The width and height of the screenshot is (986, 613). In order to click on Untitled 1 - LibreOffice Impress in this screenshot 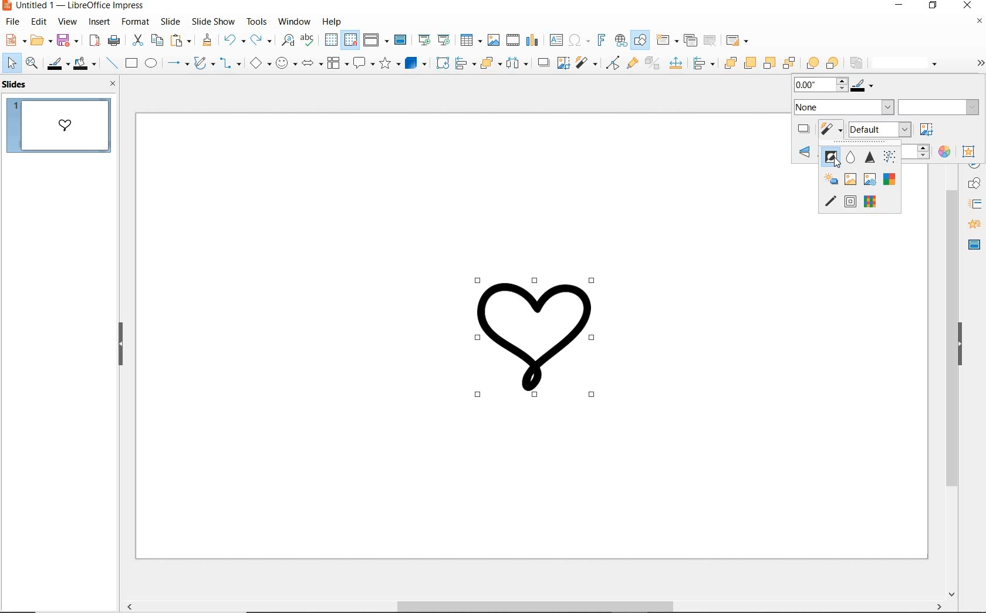, I will do `click(75, 6)`.